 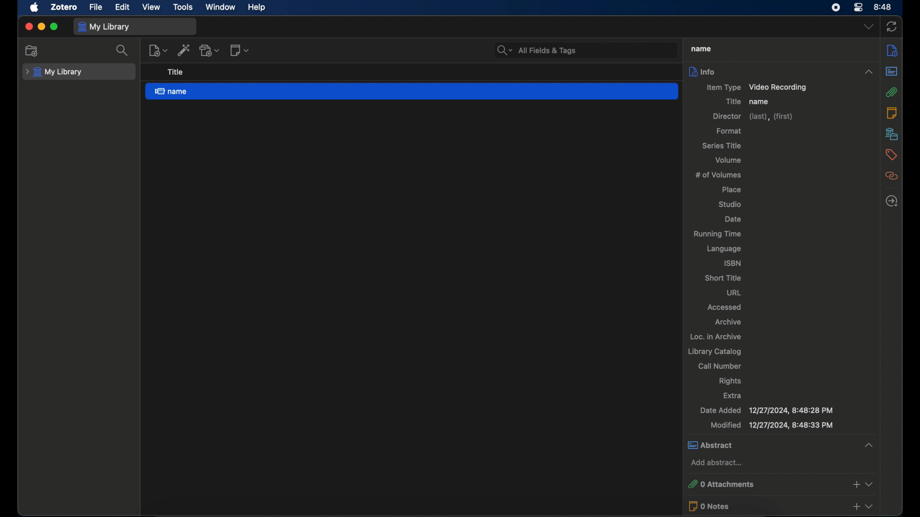 What do you see at coordinates (701, 49) in the screenshot?
I see `name` at bounding box center [701, 49].